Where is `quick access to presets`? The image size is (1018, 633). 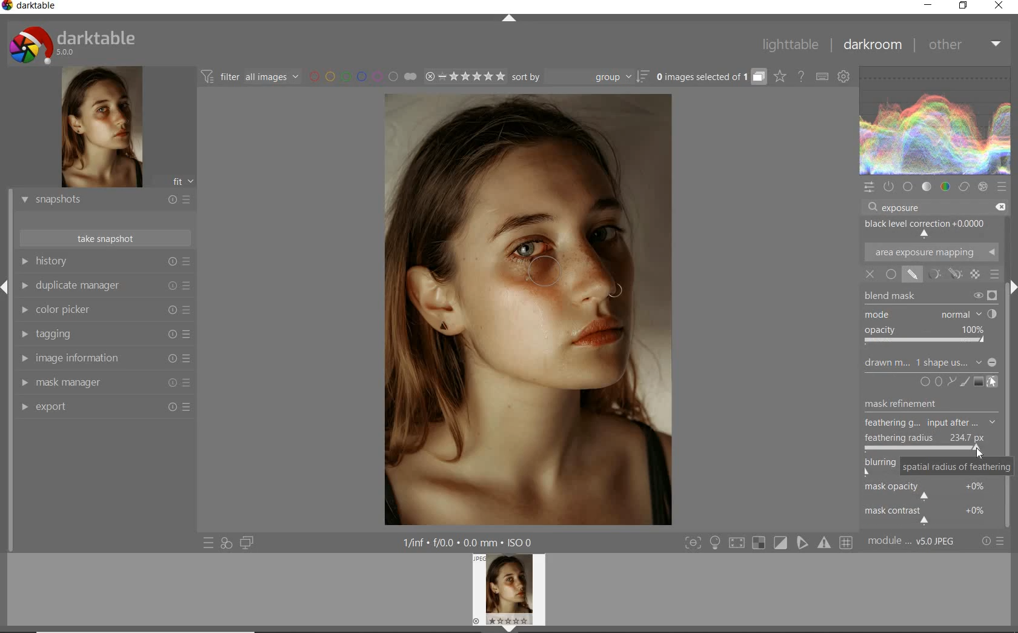 quick access to presets is located at coordinates (209, 543).